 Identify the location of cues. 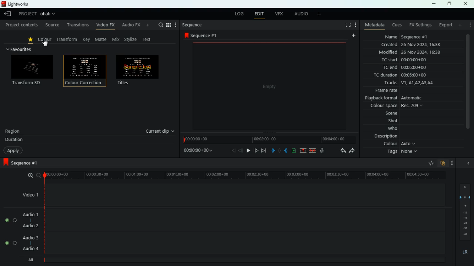
(397, 25).